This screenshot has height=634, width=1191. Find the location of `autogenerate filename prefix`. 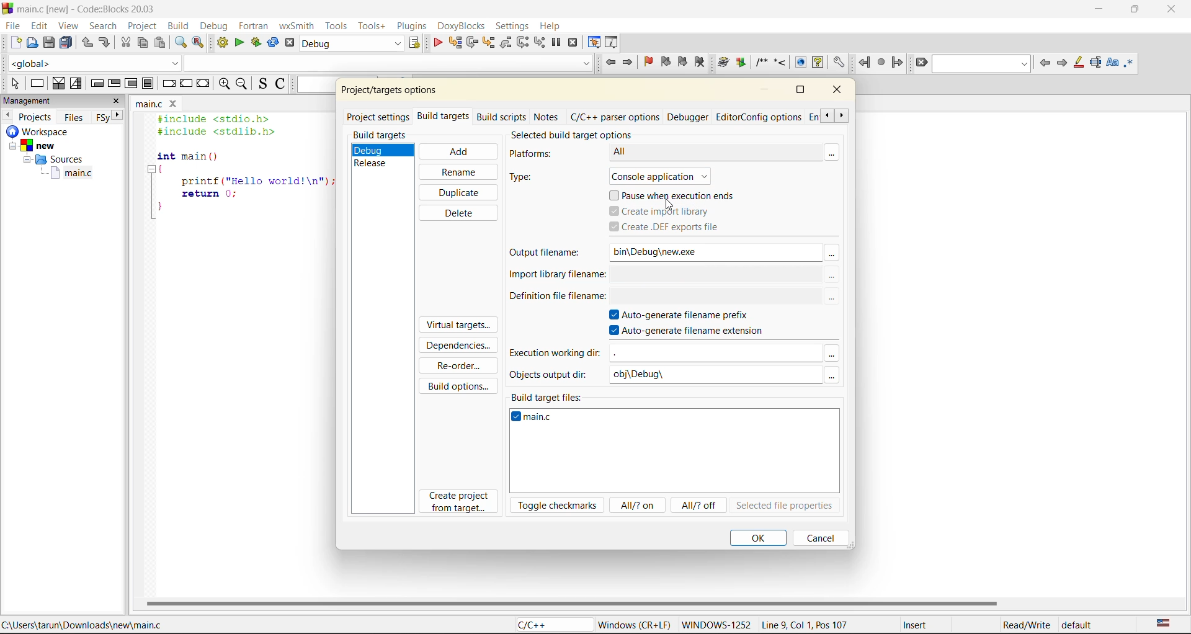

autogenerate filename prefix is located at coordinates (687, 316).